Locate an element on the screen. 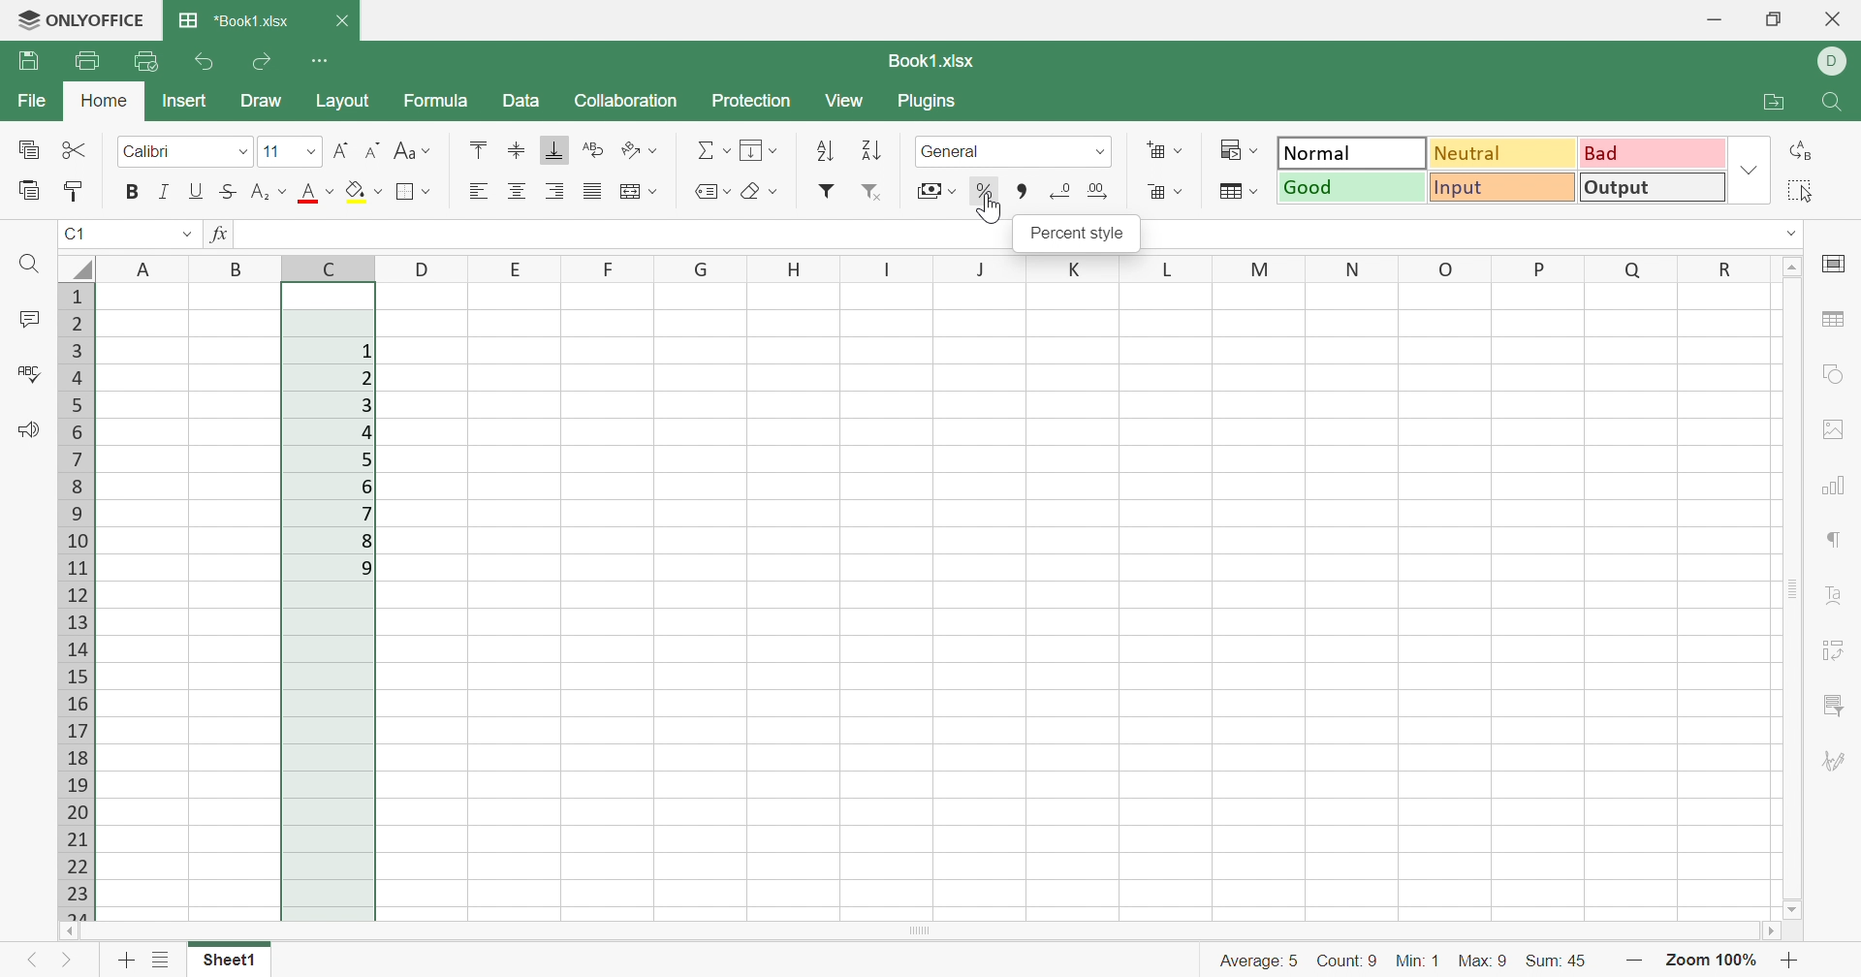  Conditional formatting is located at coordinates (1237, 151).